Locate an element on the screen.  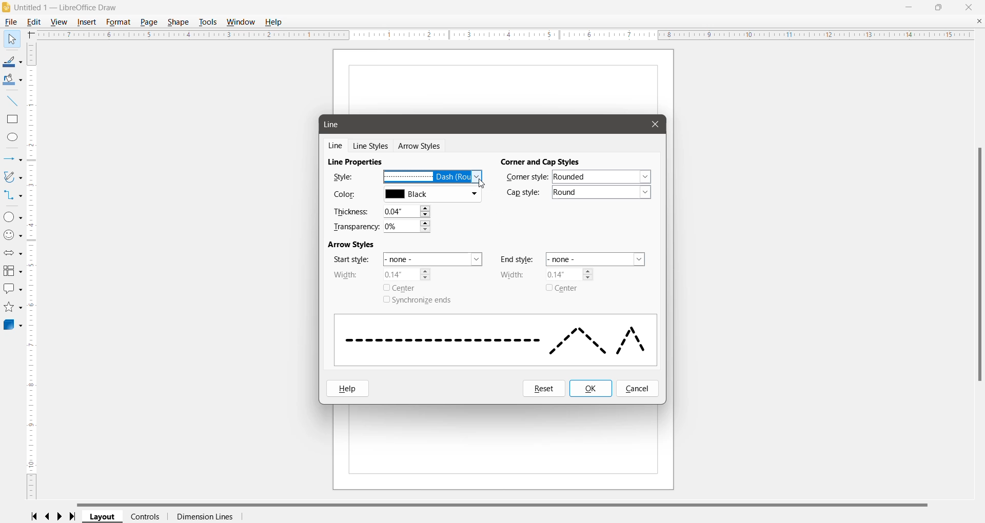
 is located at coordinates (570, 275).